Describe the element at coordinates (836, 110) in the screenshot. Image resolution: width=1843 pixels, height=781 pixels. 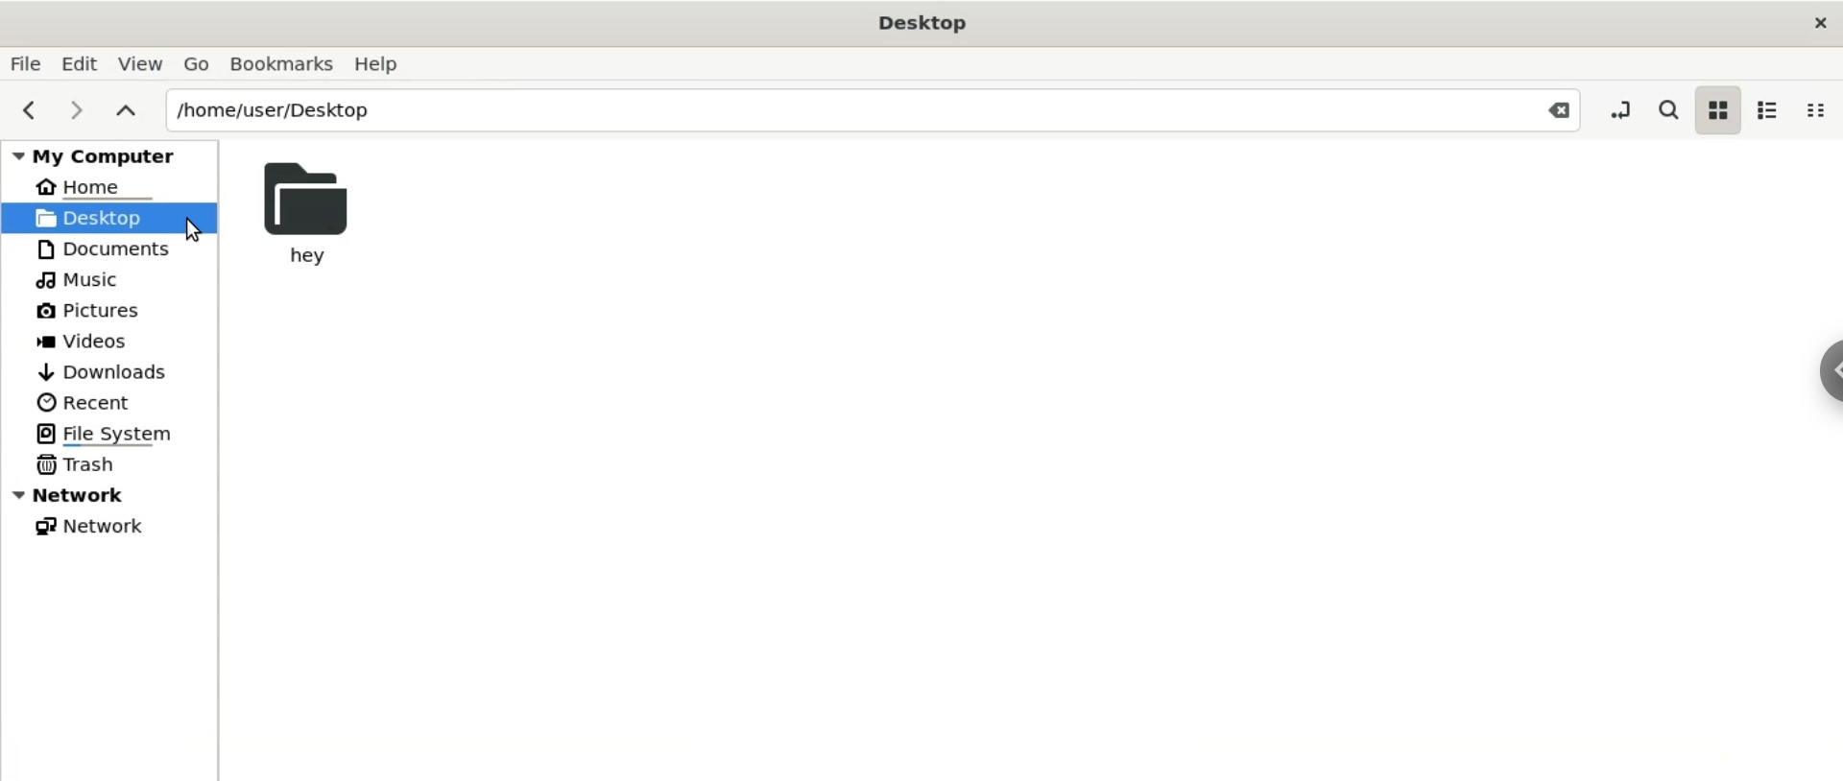
I see `/home/user/Desktop` at that location.